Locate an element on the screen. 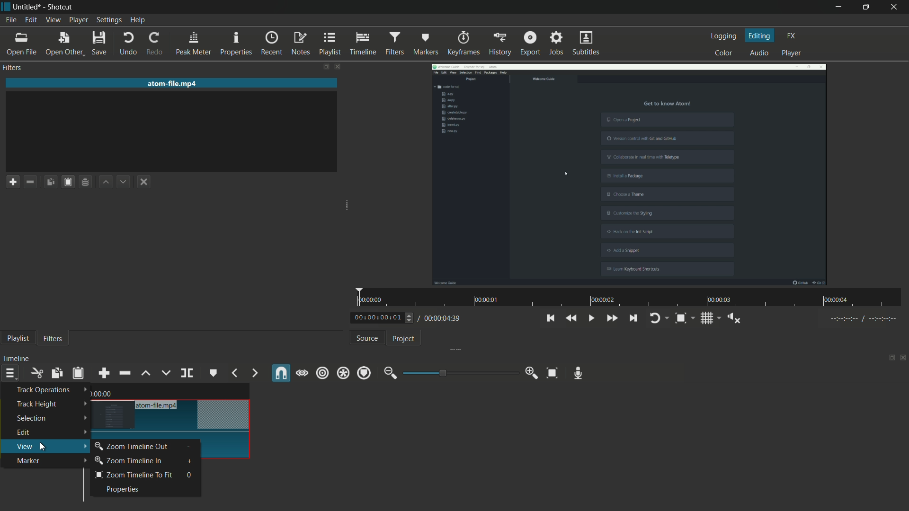 The height and width of the screenshot is (511, 909). record audio is located at coordinates (578, 374).